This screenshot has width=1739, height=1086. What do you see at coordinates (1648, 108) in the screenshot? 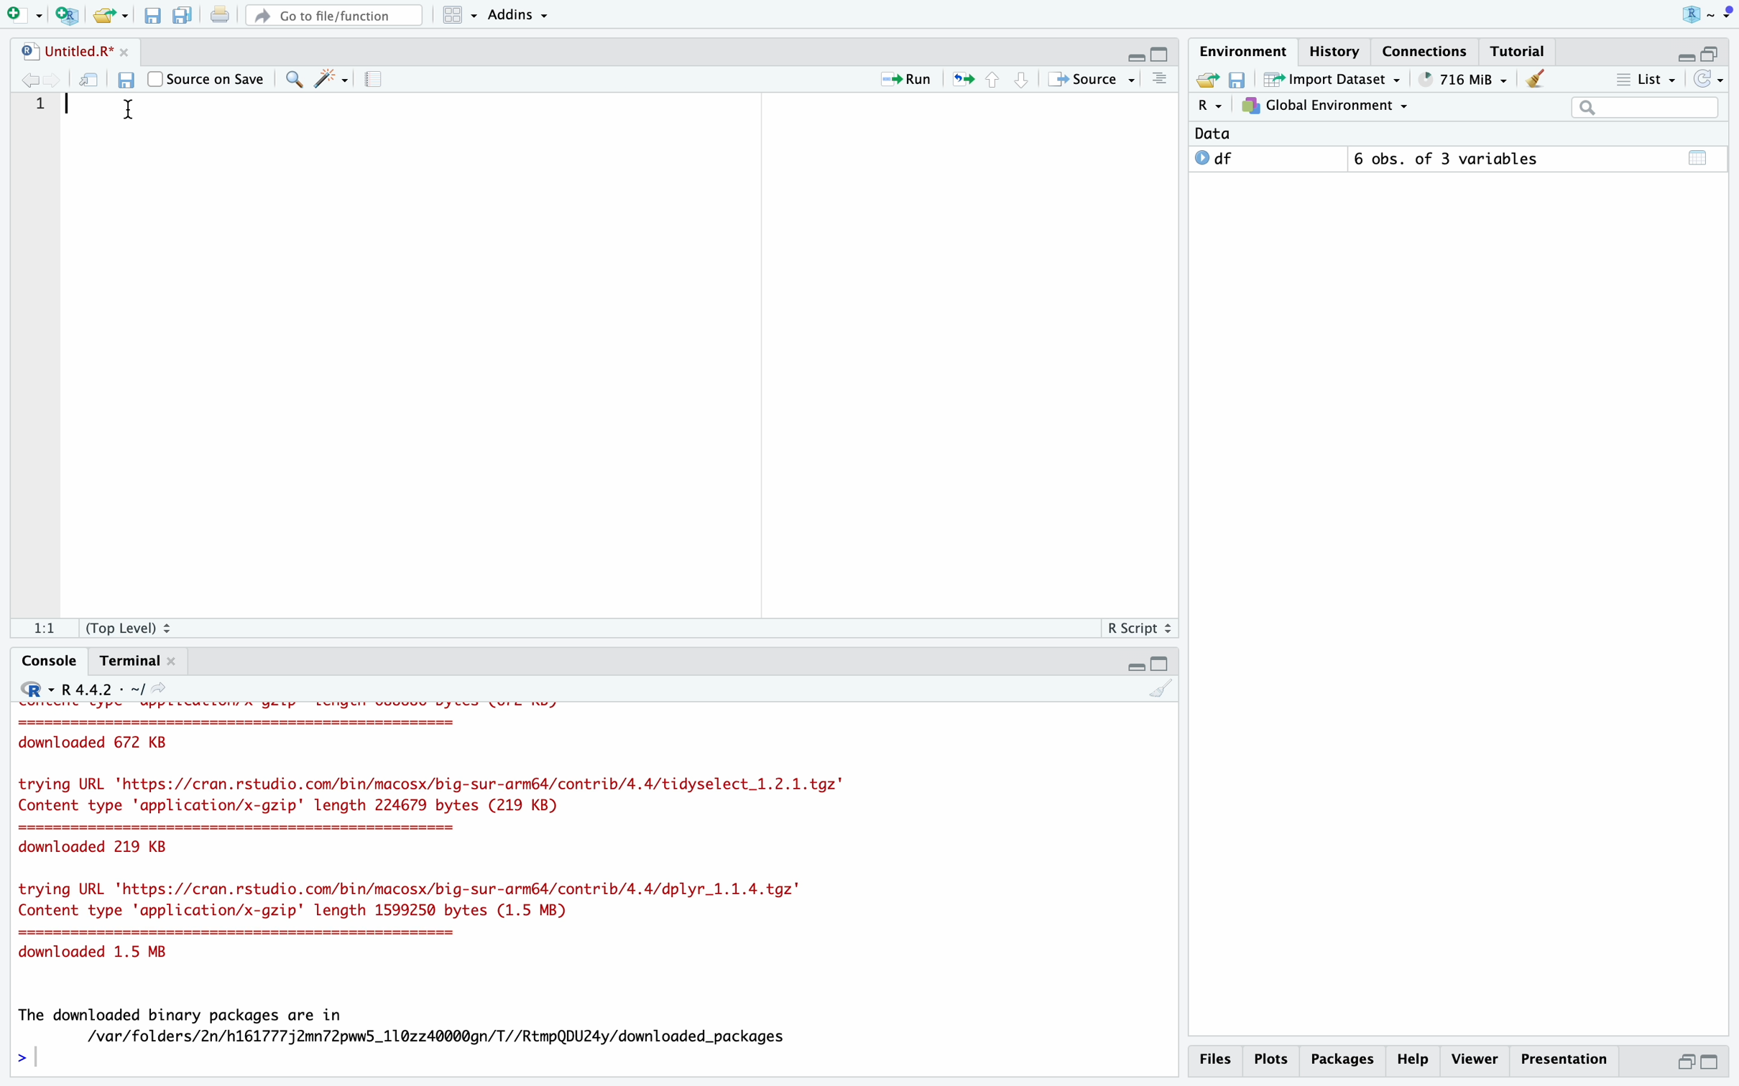
I see `Search` at bounding box center [1648, 108].